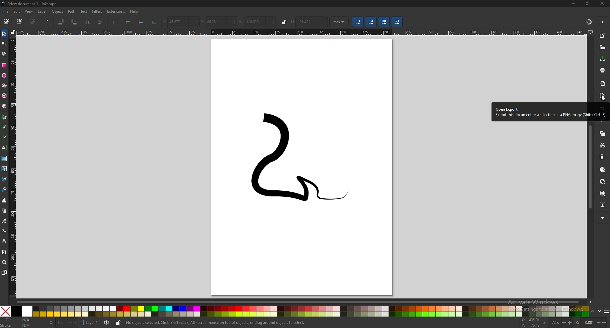  I want to click on lower selection to bottom, so click(154, 22).